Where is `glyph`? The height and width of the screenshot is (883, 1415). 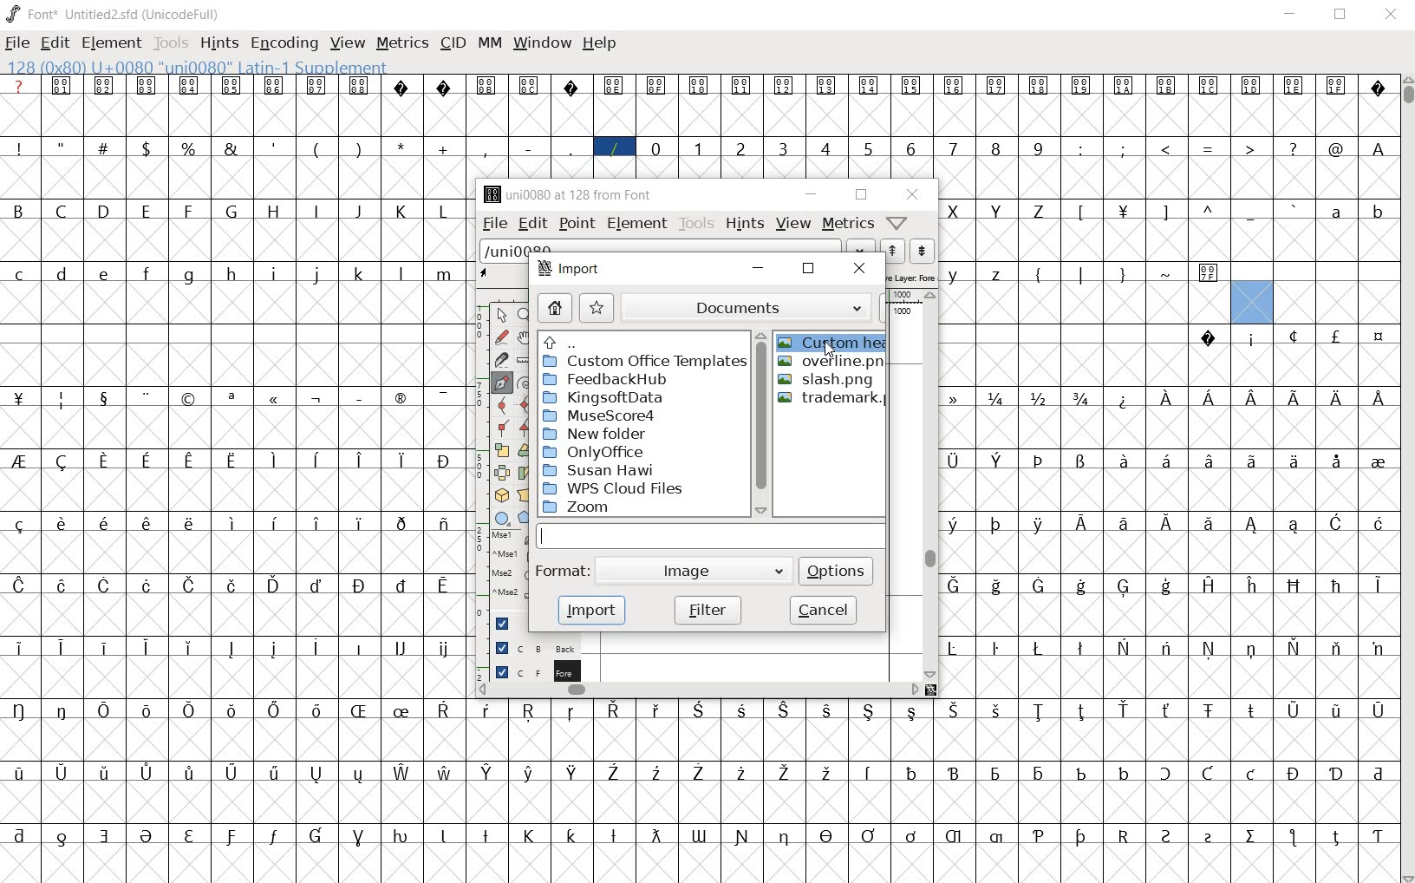
glyph is located at coordinates (189, 400).